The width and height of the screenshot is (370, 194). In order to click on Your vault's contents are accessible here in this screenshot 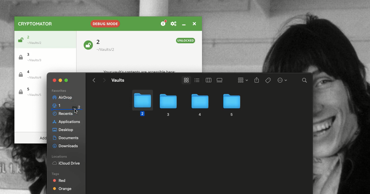, I will do `click(139, 72)`.